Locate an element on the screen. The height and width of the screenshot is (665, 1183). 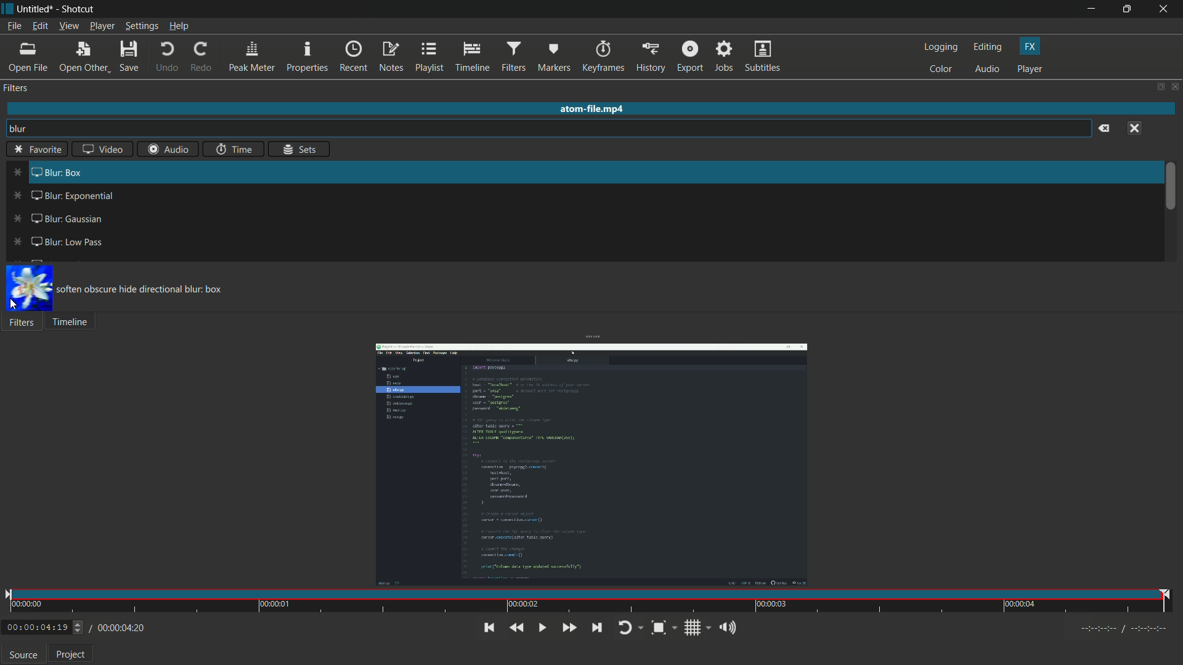
 is located at coordinates (39, 148).